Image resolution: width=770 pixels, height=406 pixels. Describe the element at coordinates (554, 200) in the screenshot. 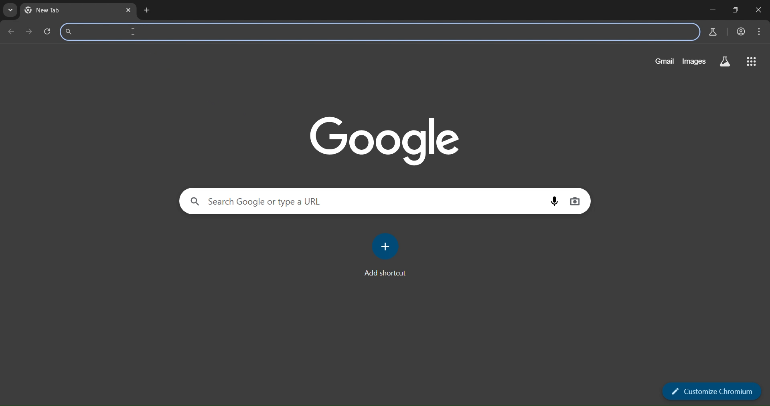

I see `voice search` at that location.